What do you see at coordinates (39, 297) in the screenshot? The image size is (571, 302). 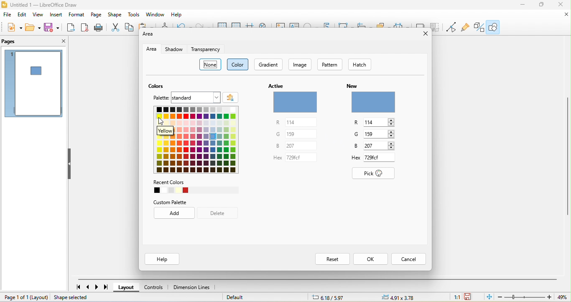 I see `layout` at bounding box center [39, 297].